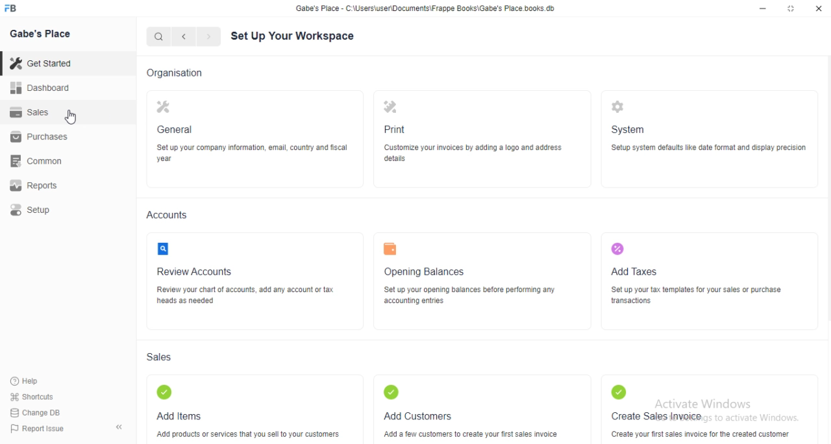 This screenshot has width=831, height=444. What do you see at coordinates (482, 153) in the screenshot?
I see `Customize your invoices by adding a logo and address details` at bounding box center [482, 153].